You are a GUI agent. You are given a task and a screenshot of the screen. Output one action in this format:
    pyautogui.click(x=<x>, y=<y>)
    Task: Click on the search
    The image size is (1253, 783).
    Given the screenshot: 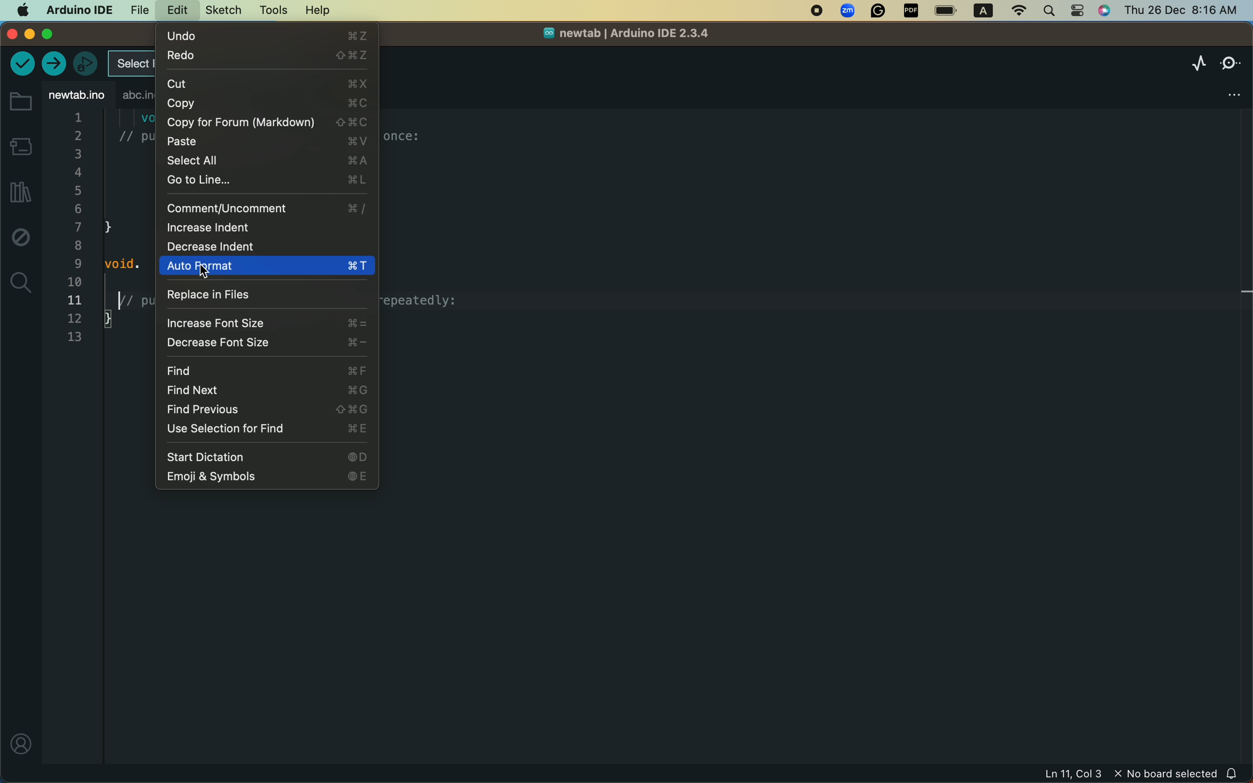 What is the action you would take?
    pyautogui.click(x=21, y=282)
    